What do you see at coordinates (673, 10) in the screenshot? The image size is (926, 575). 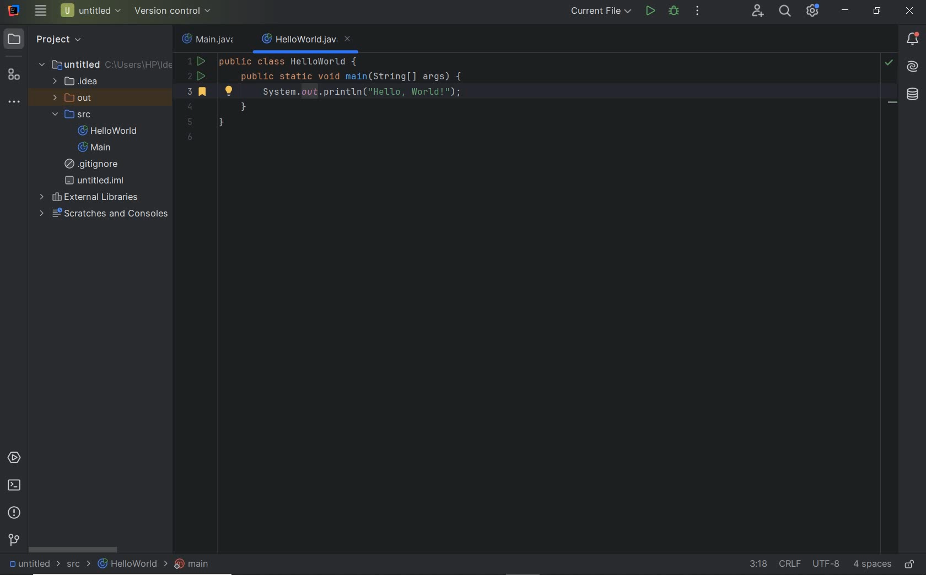 I see `debug` at bounding box center [673, 10].